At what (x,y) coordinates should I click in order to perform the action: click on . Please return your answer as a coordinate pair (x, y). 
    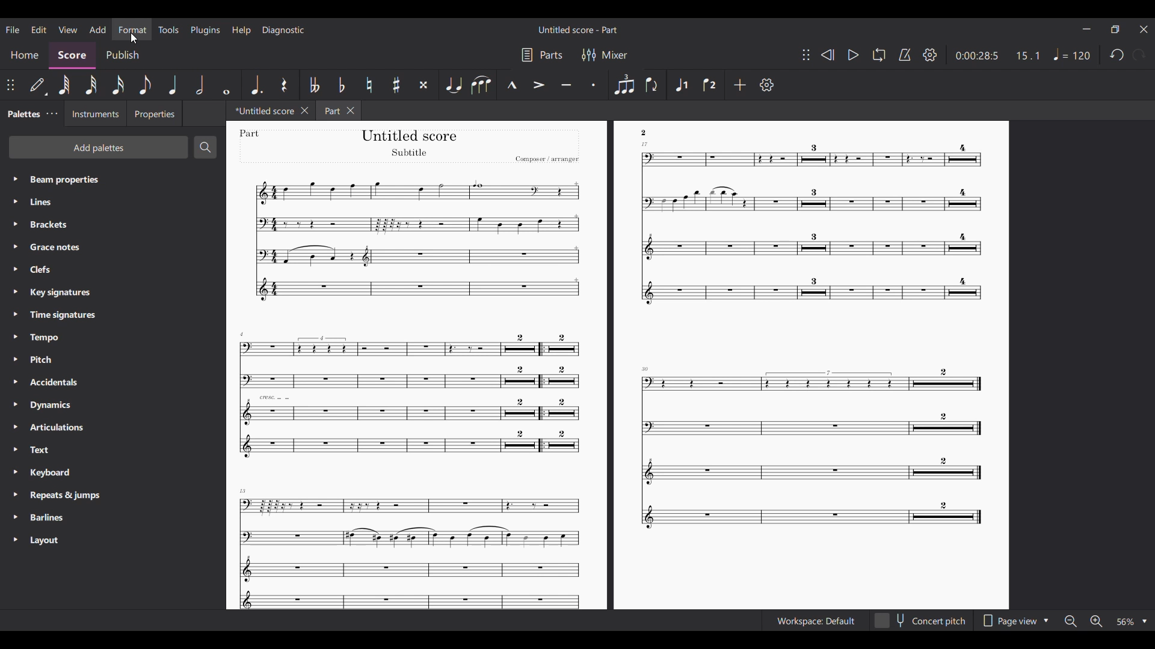
    Looking at the image, I should click on (255, 133).